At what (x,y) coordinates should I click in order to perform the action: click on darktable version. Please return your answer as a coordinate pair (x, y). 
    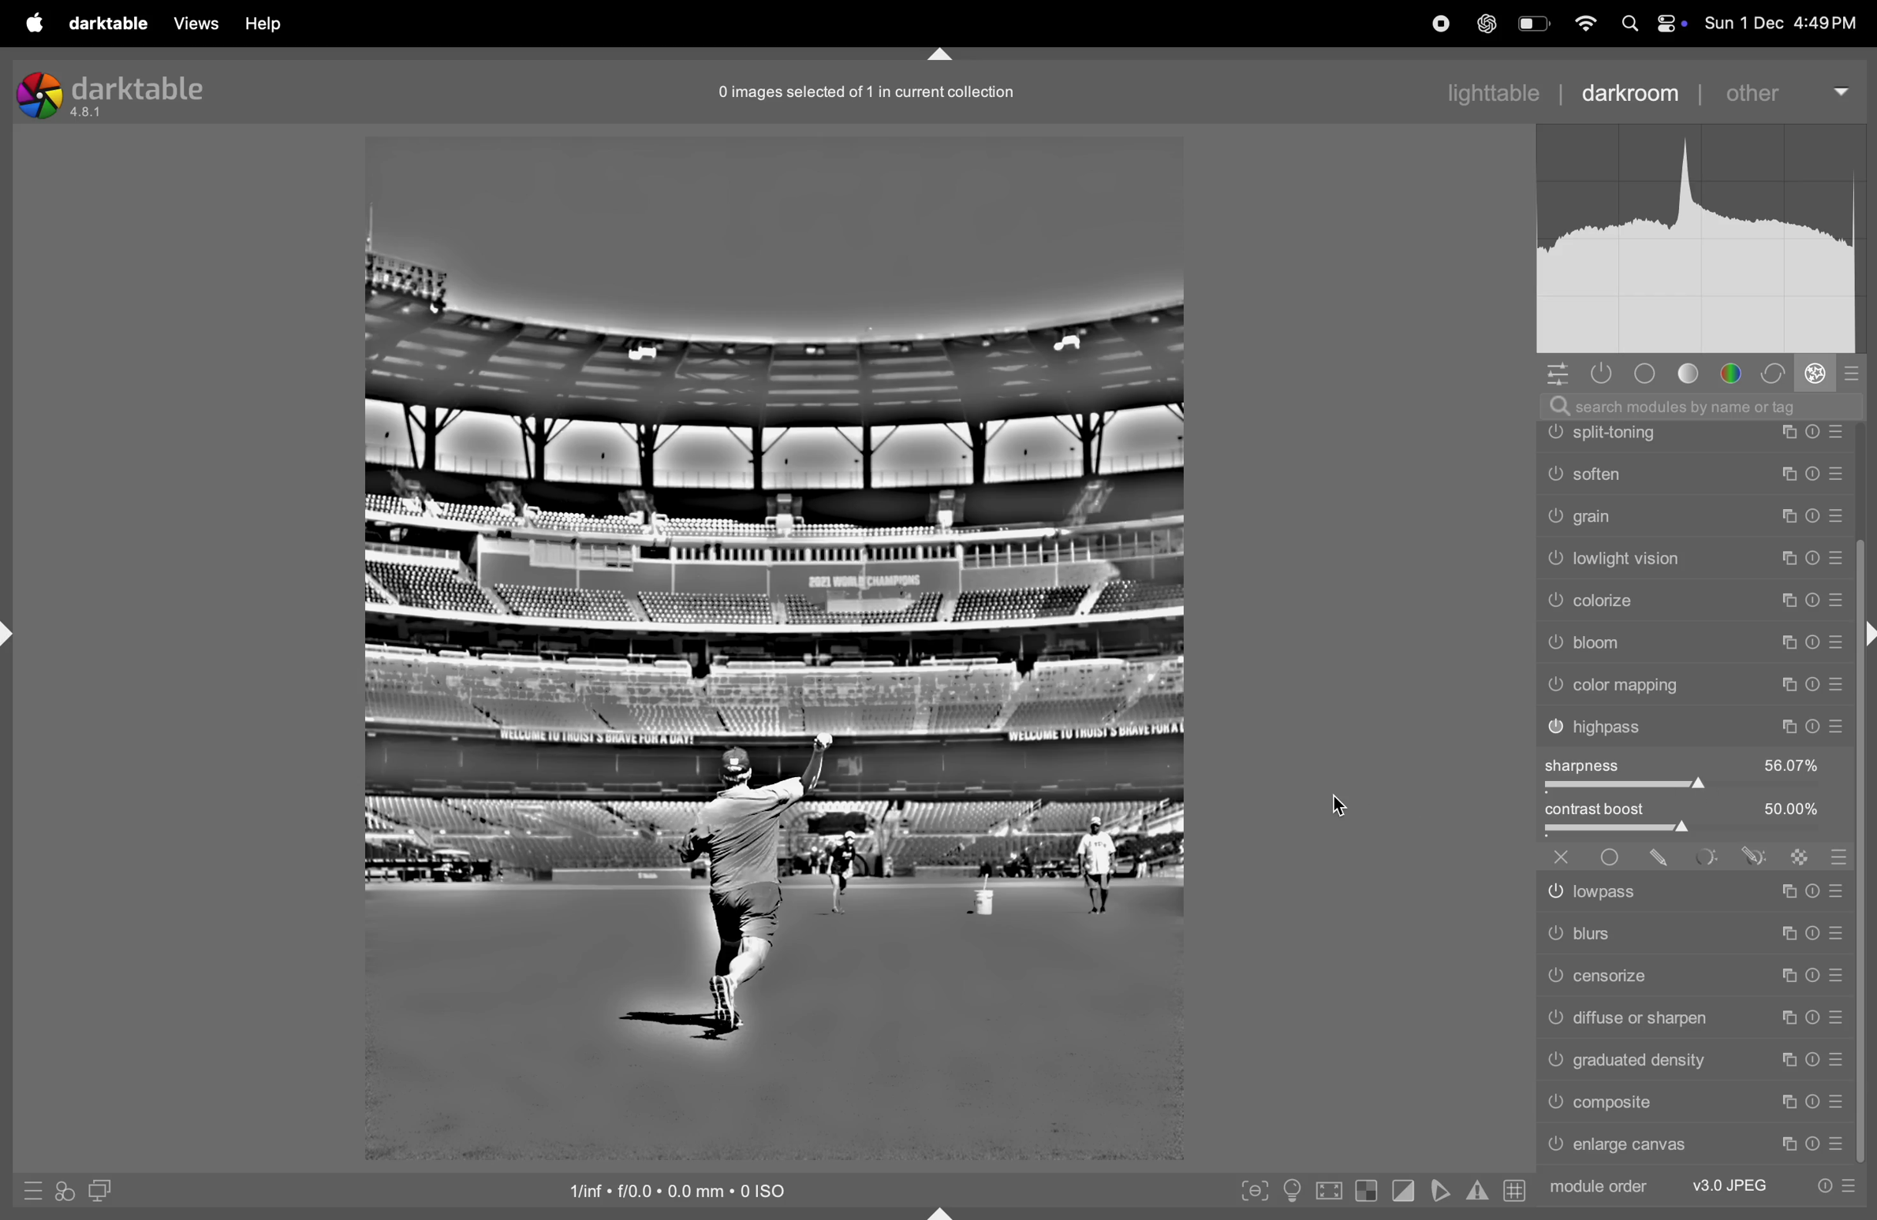
    Looking at the image, I should click on (119, 91).